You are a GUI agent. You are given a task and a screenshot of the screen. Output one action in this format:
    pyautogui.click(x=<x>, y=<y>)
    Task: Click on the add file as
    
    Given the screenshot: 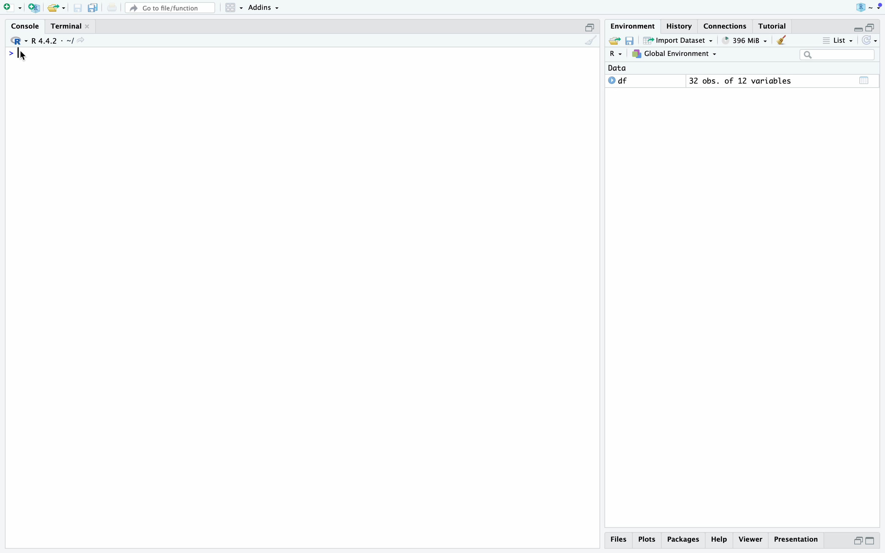 What is the action you would take?
    pyautogui.click(x=14, y=8)
    